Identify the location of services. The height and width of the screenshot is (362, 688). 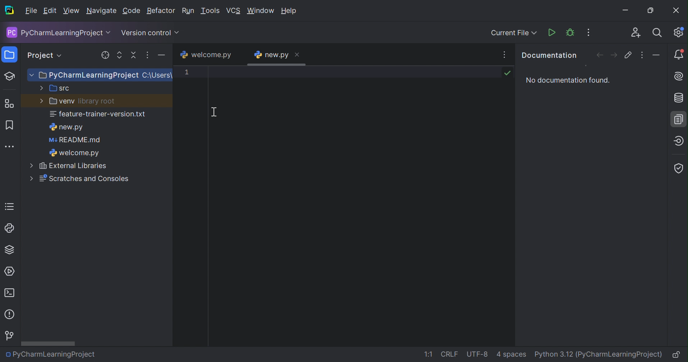
(11, 271).